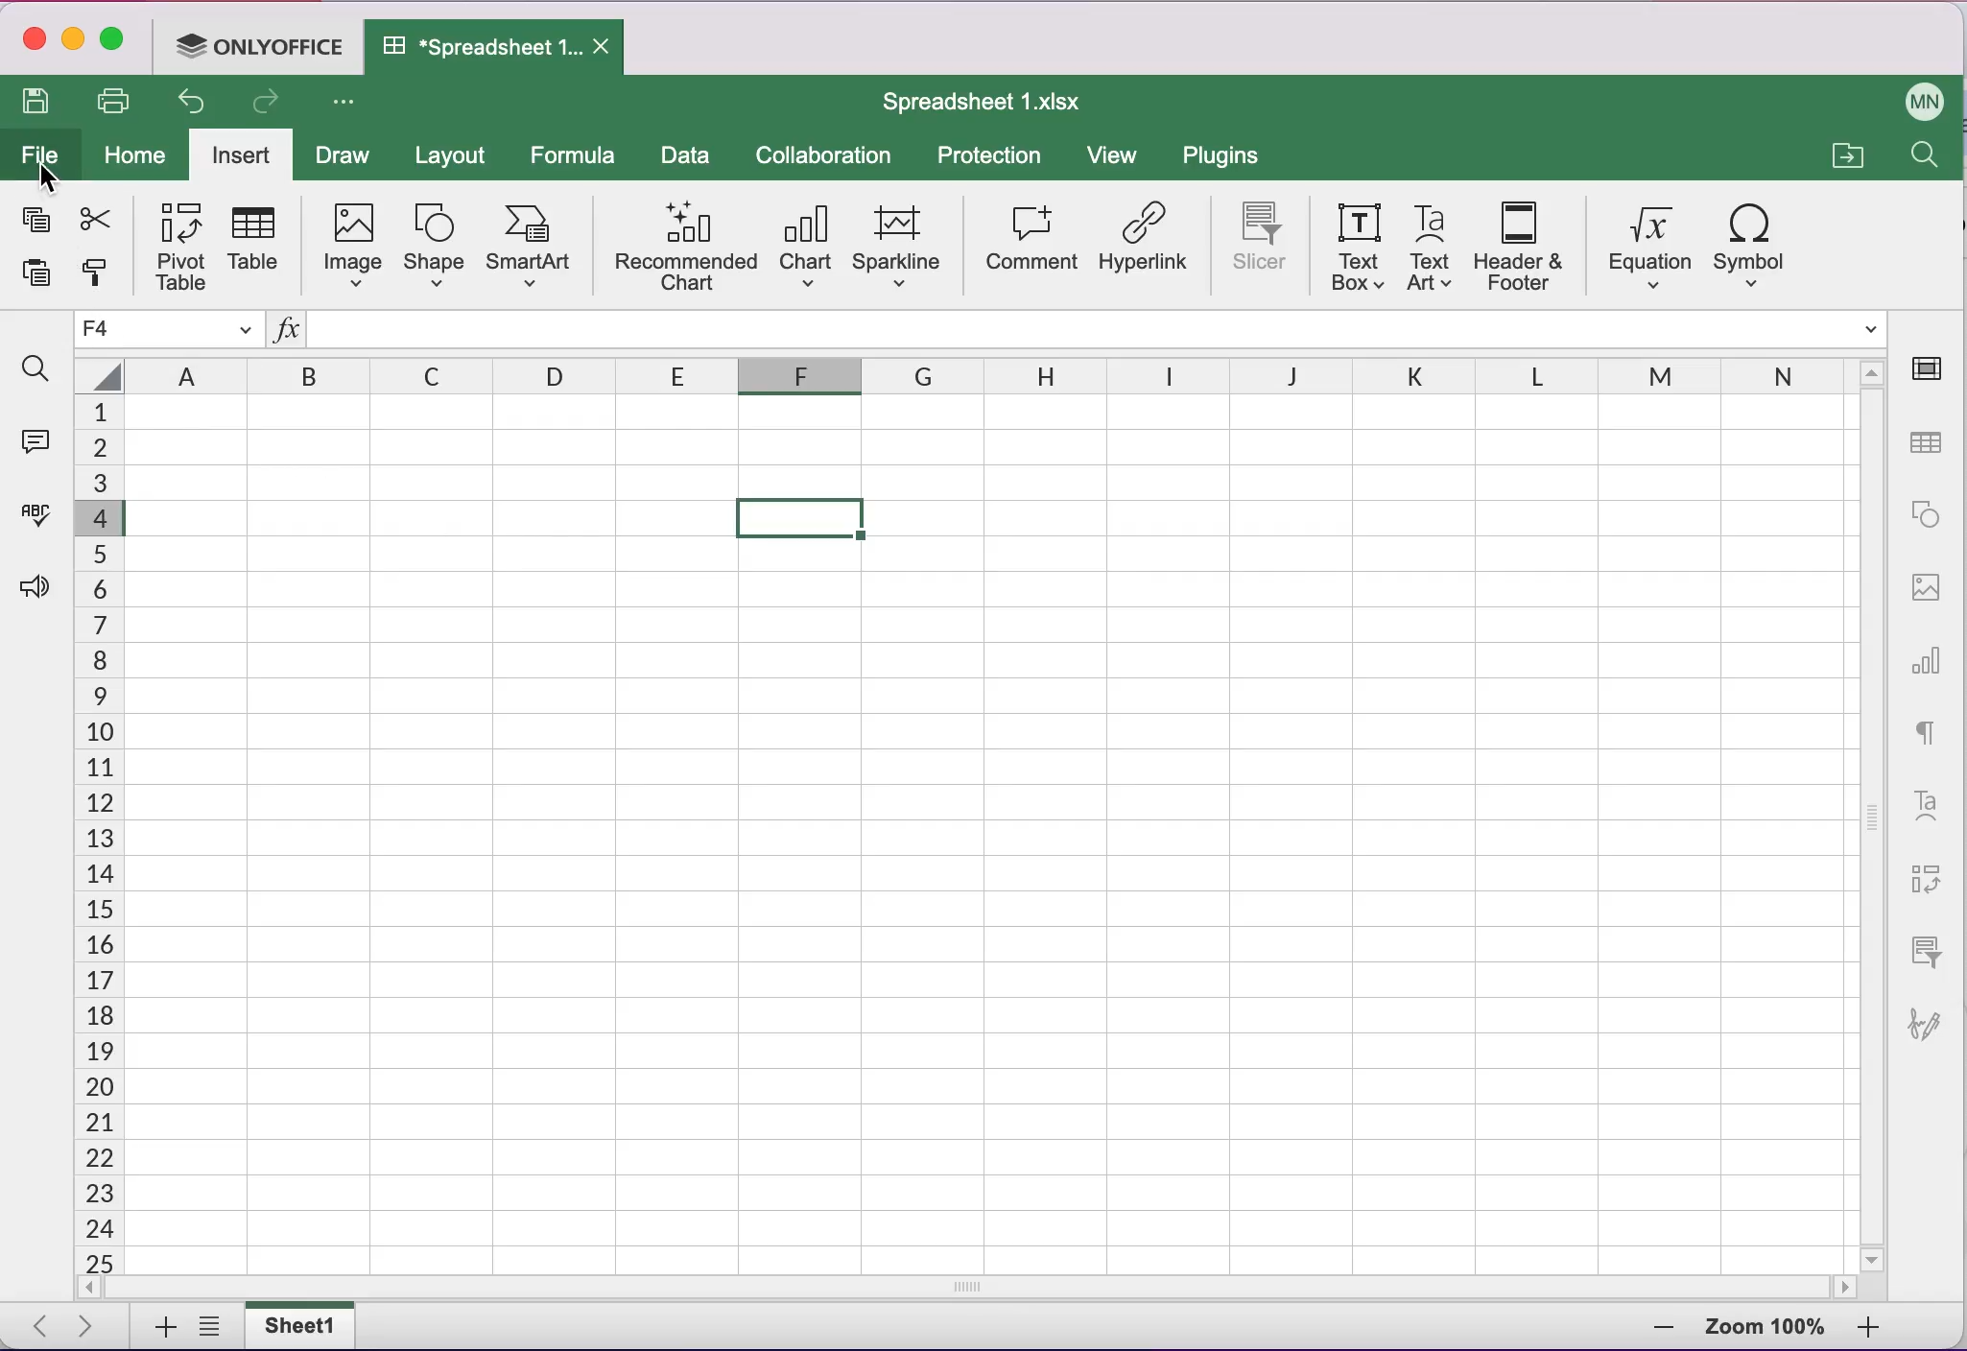 The image size is (1967, 1351). I want to click on tab, so click(493, 49).